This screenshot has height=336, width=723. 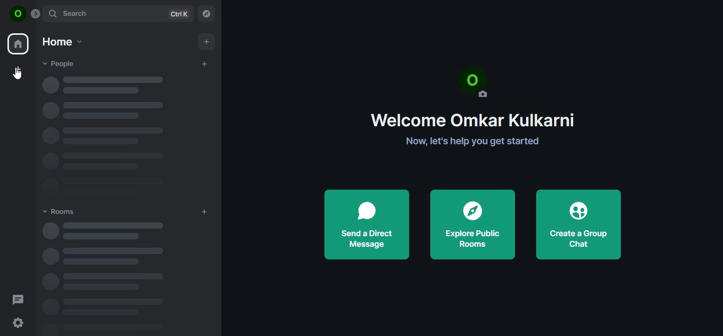 I want to click on create a group chat, so click(x=581, y=224).